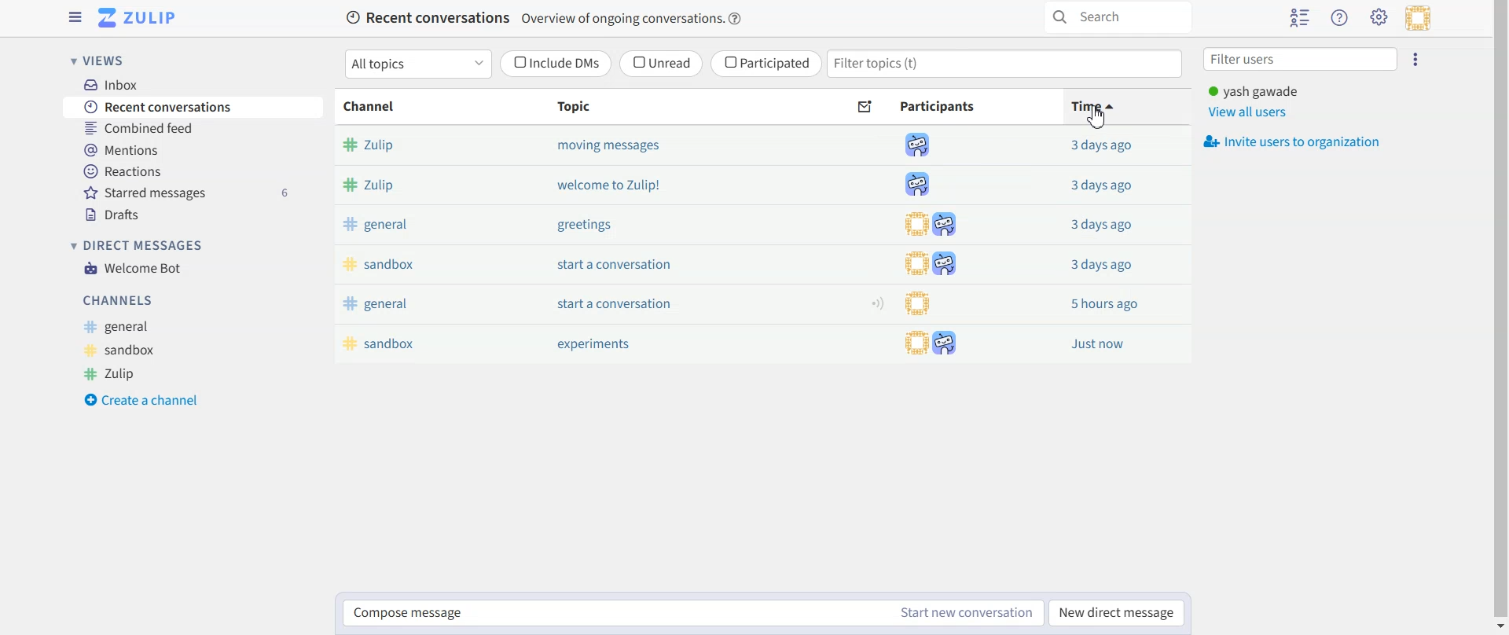 The width and height of the screenshot is (1509, 635). Describe the element at coordinates (373, 107) in the screenshot. I see `Channel` at that location.